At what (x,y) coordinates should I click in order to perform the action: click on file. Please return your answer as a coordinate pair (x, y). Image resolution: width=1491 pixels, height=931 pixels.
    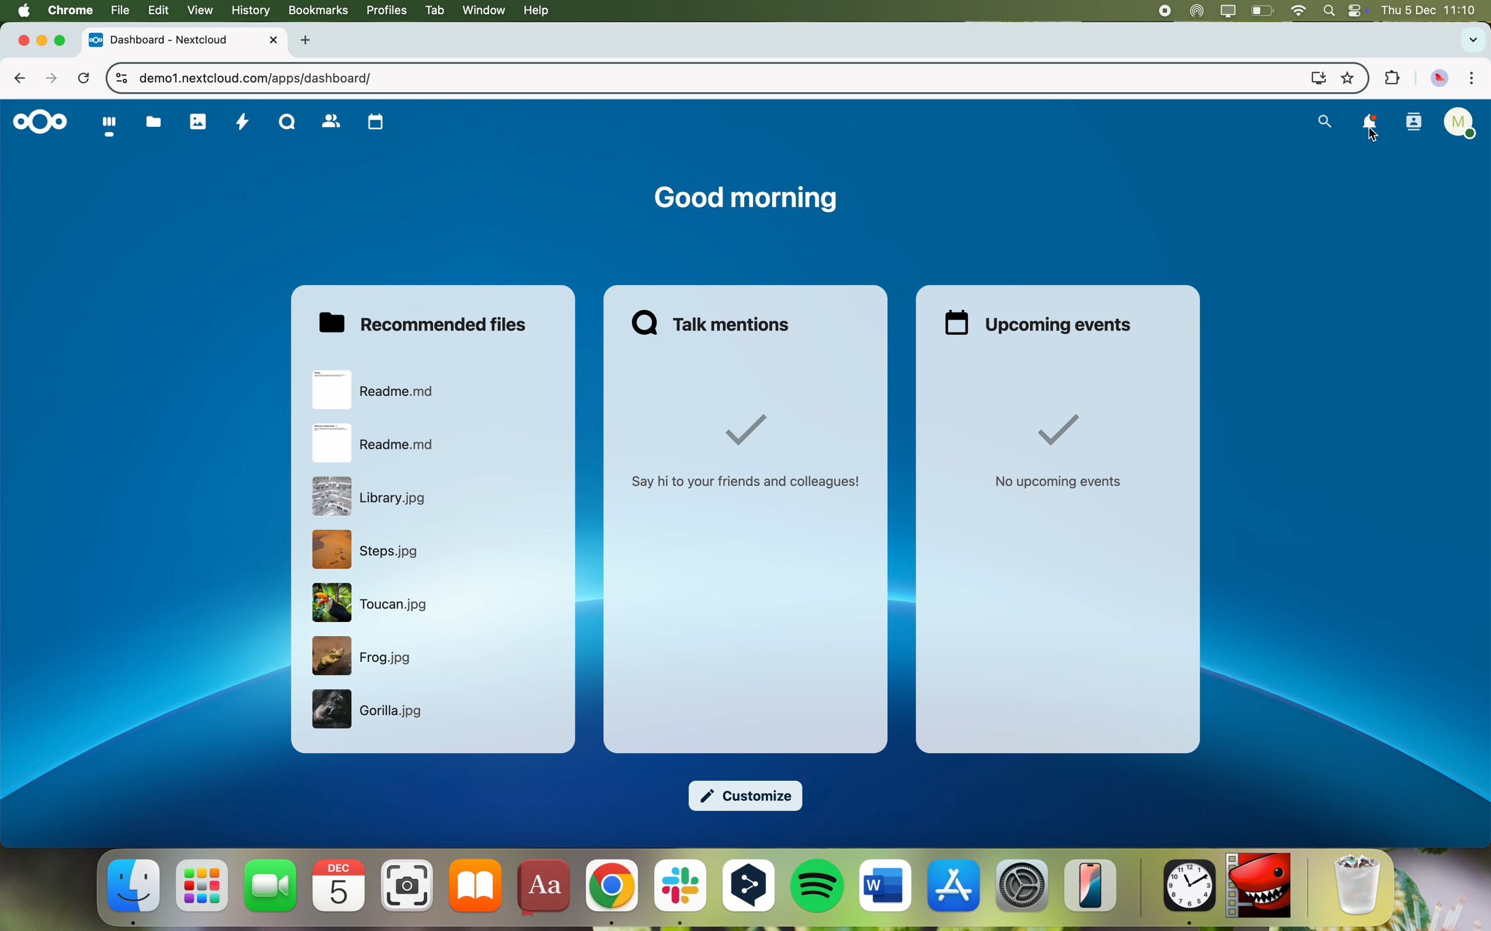
    Looking at the image, I should click on (365, 657).